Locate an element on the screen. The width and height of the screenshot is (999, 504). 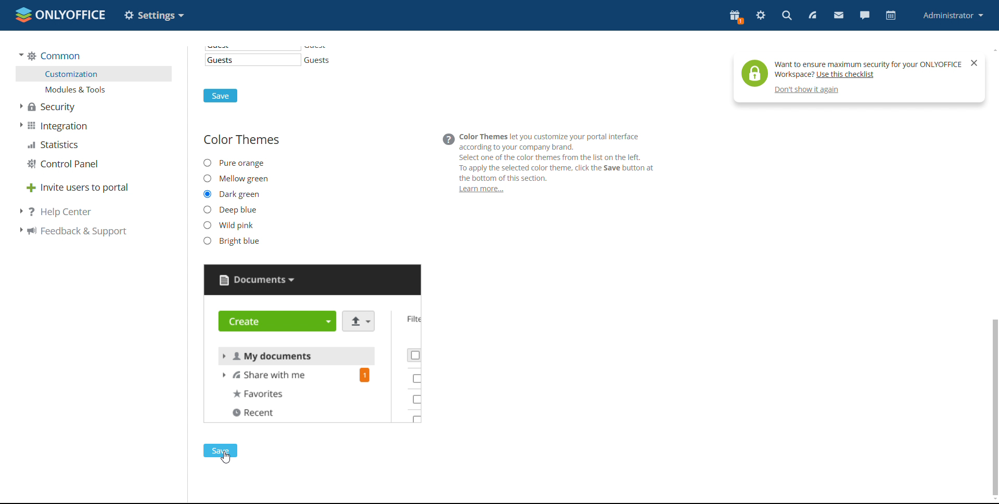
color themes is located at coordinates (241, 140).